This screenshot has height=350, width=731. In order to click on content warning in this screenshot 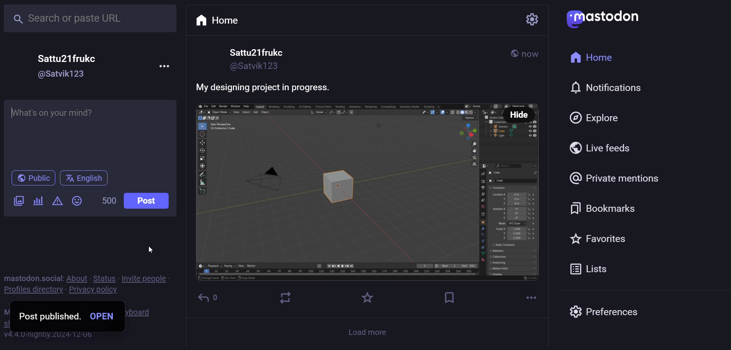, I will do `click(56, 202)`.